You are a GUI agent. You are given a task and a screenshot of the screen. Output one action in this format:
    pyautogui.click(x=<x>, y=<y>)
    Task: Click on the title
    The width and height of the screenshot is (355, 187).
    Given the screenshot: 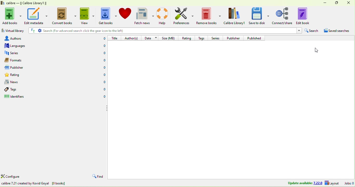 What is the action you would take?
    pyautogui.click(x=115, y=38)
    